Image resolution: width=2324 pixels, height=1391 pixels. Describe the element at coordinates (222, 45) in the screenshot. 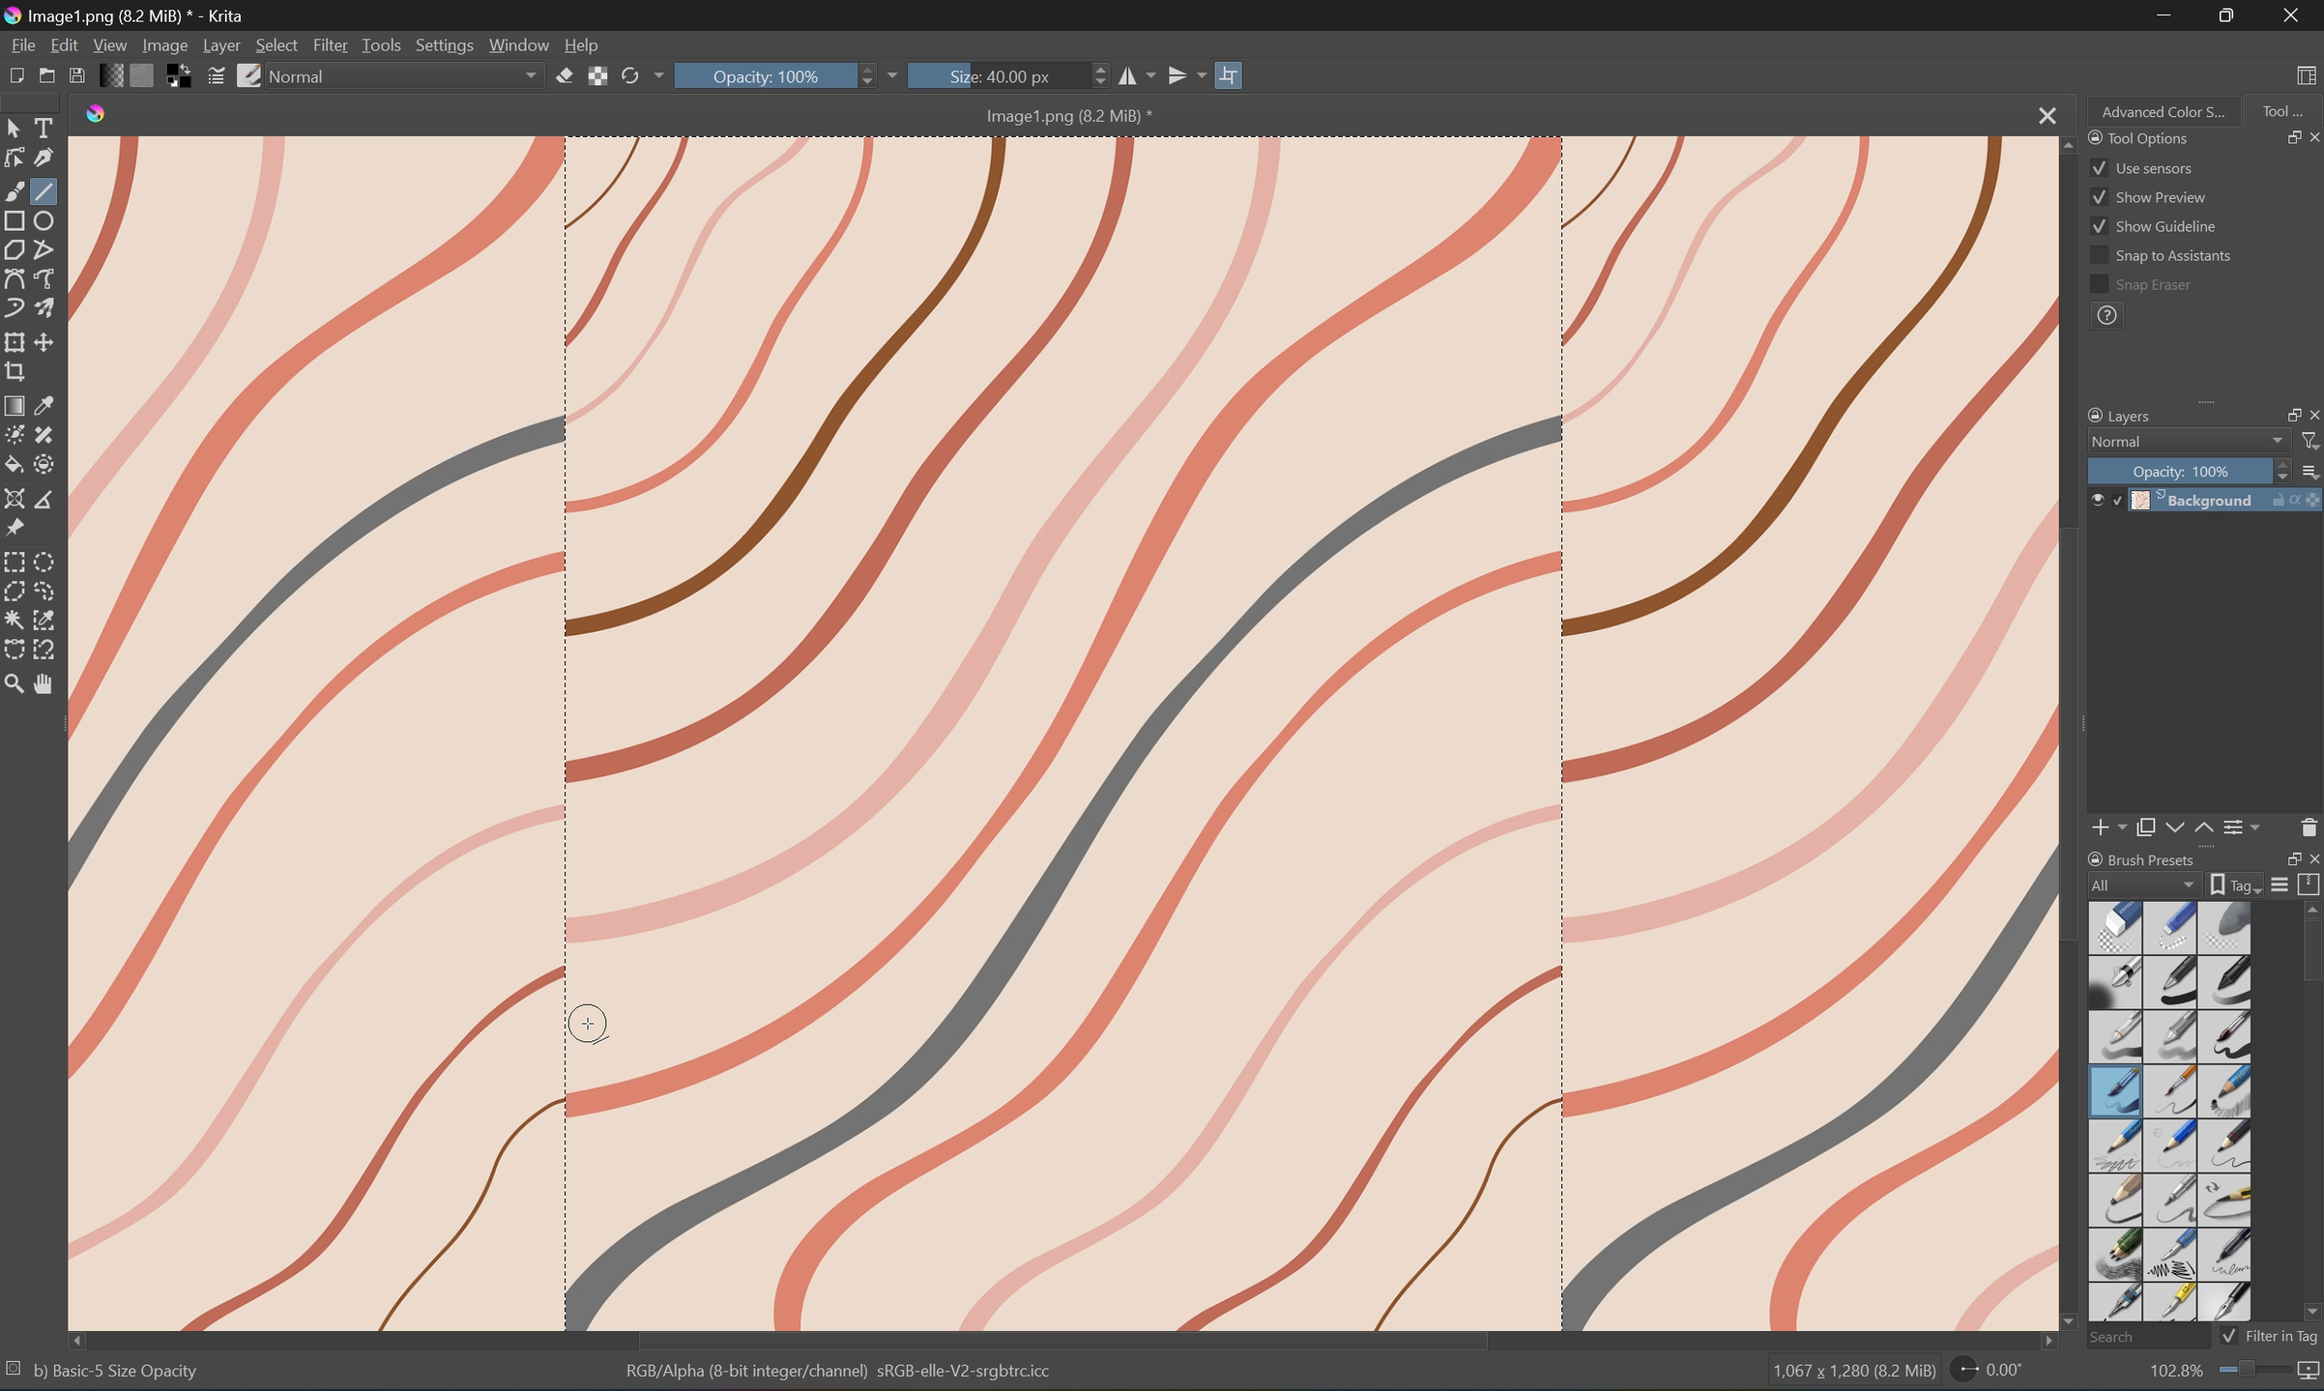

I see `Layer` at that location.